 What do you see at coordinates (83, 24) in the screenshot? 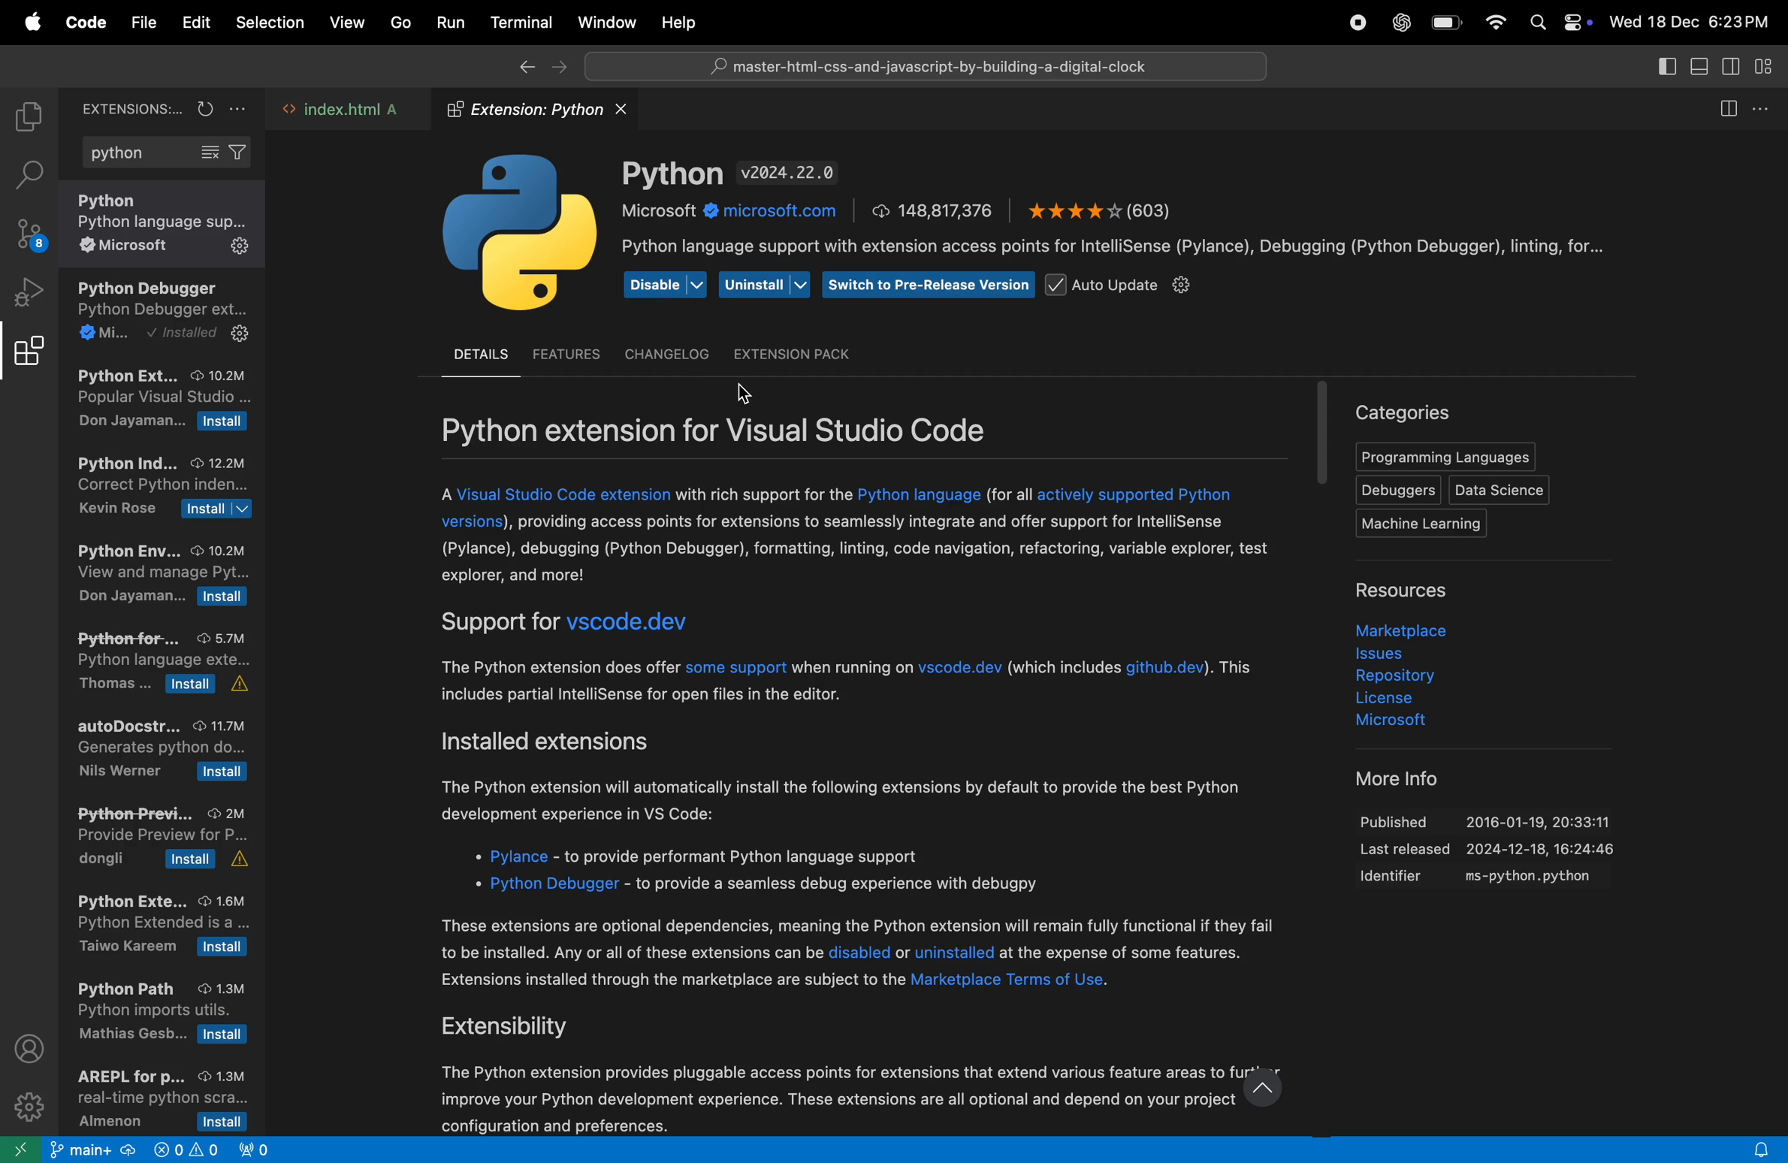
I see `code` at bounding box center [83, 24].